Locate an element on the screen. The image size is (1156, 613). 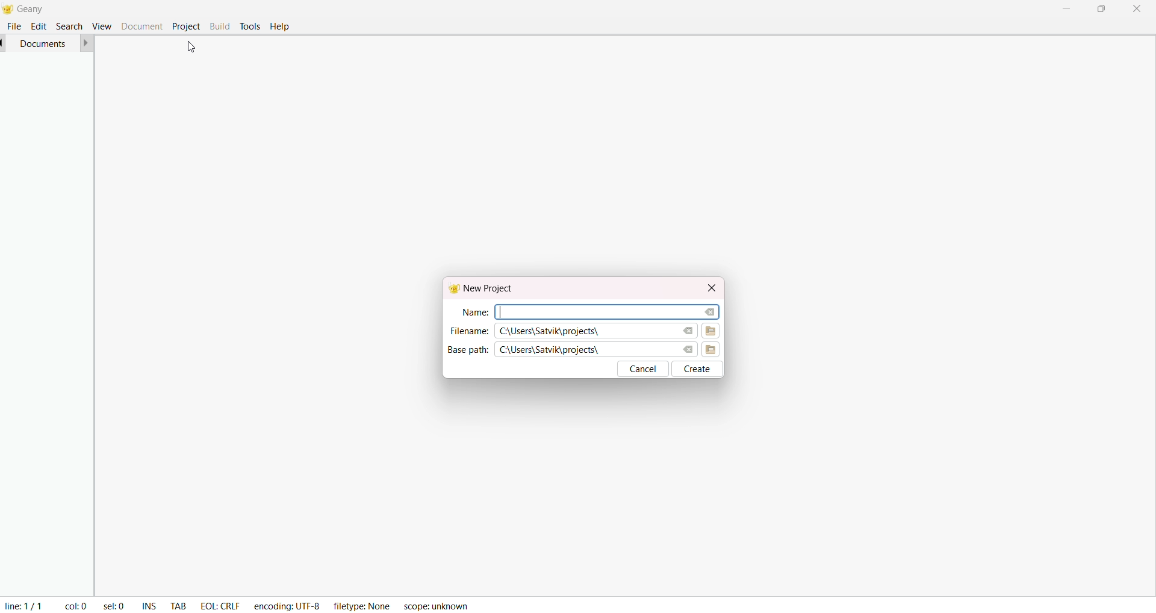
 Filename: is located at coordinates (468, 330).